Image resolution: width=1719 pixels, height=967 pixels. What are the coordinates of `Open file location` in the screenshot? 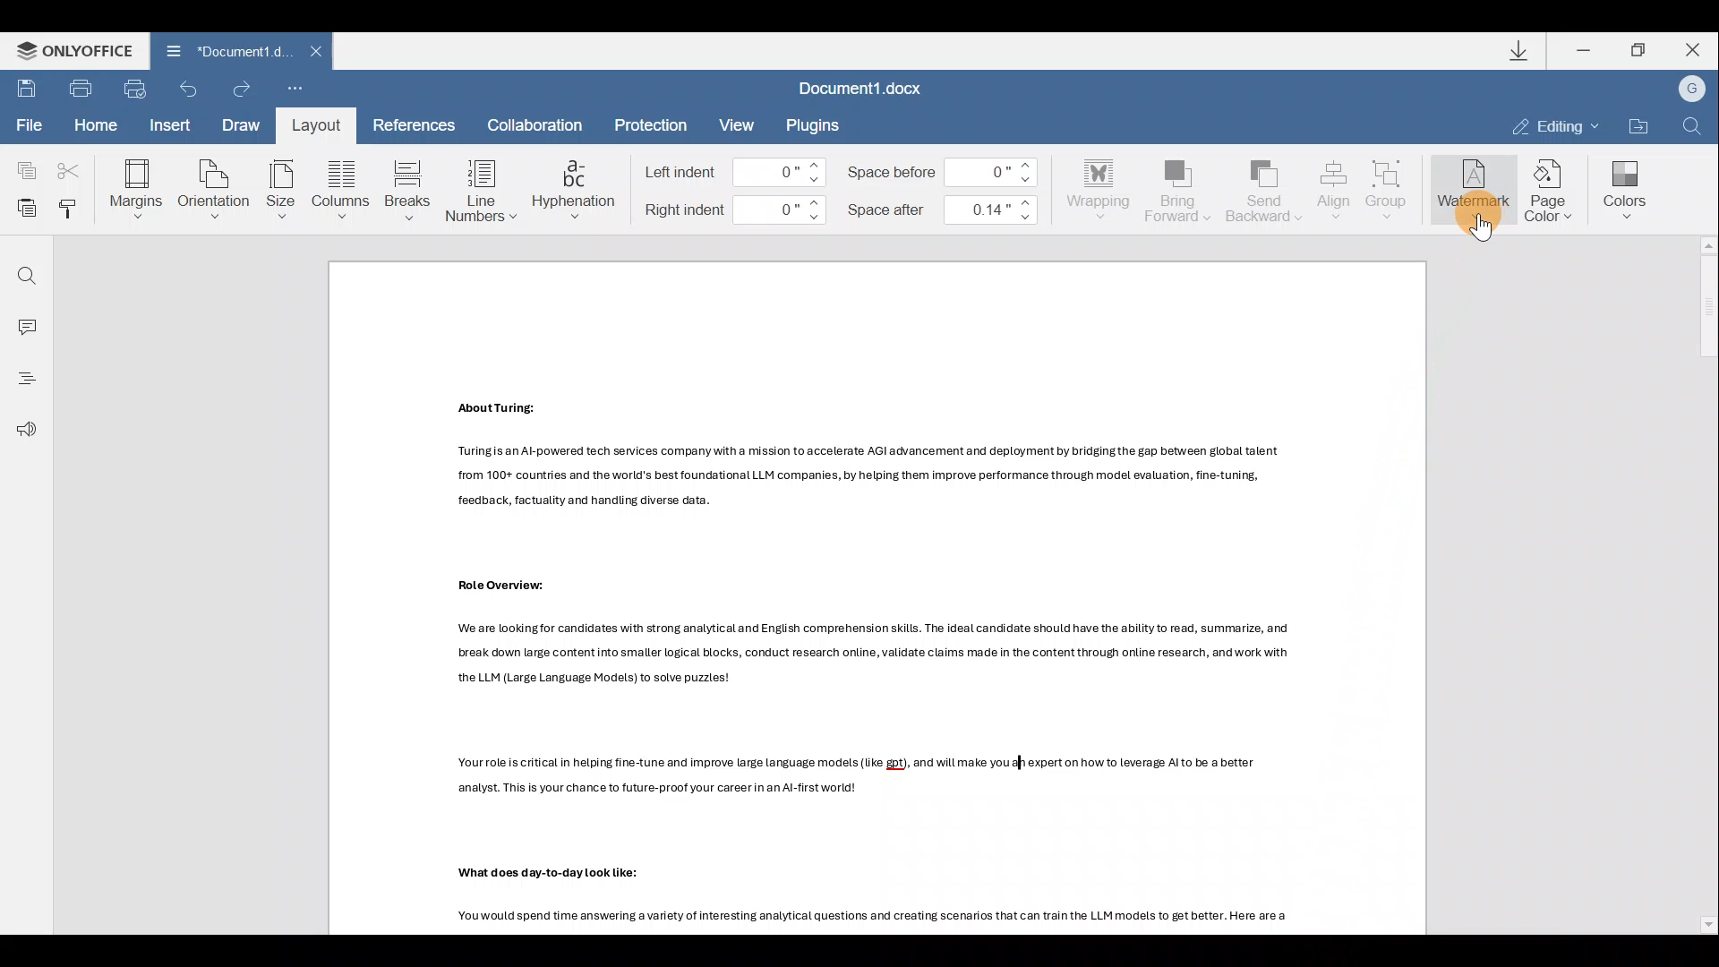 It's located at (1635, 121).